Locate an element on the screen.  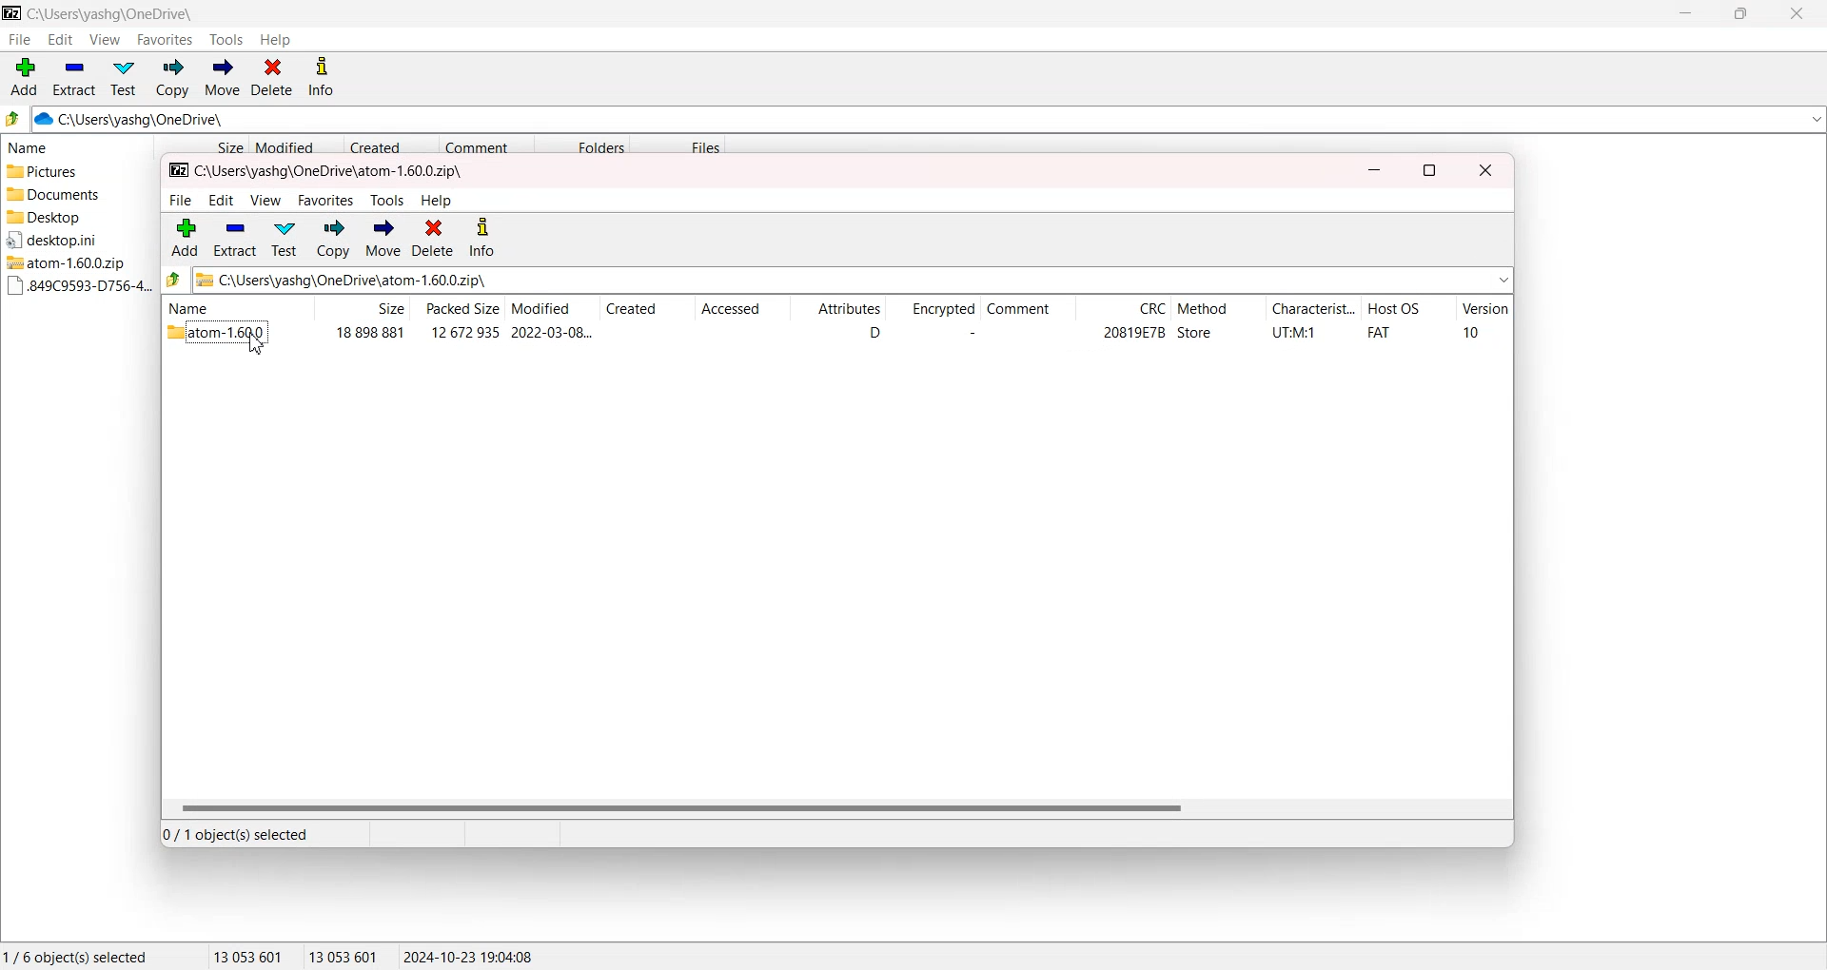
Created Date is located at coordinates (392, 145).